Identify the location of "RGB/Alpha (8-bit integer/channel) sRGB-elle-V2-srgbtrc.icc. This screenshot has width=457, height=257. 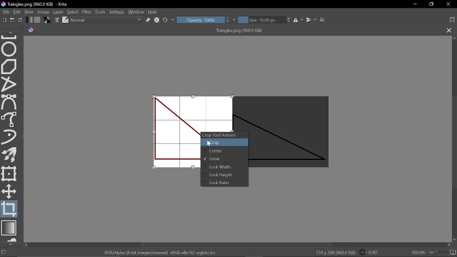
(160, 252).